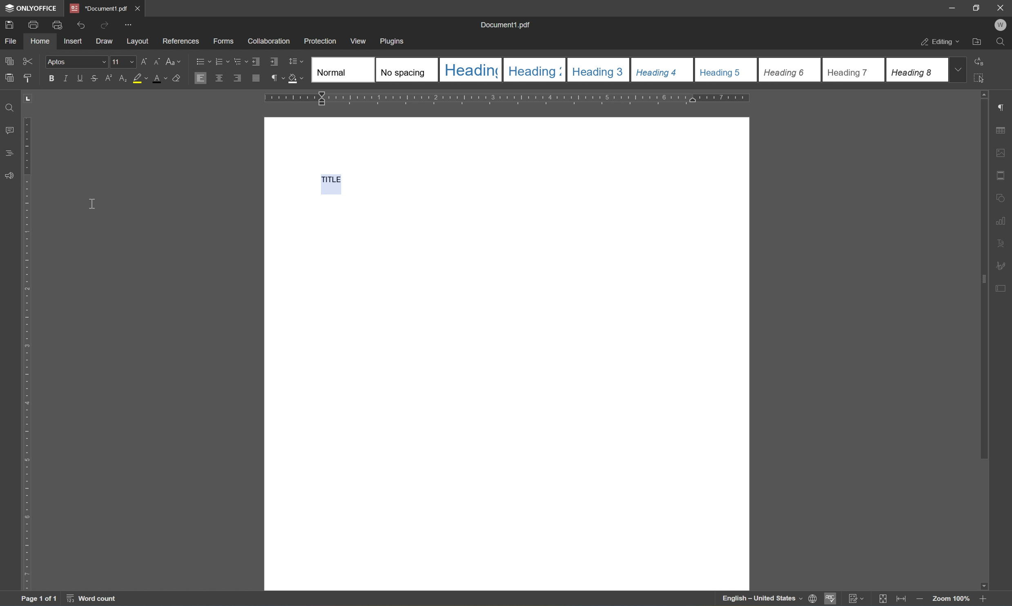 The height and width of the screenshot is (606, 1012). I want to click on chart settings, so click(1004, 219).